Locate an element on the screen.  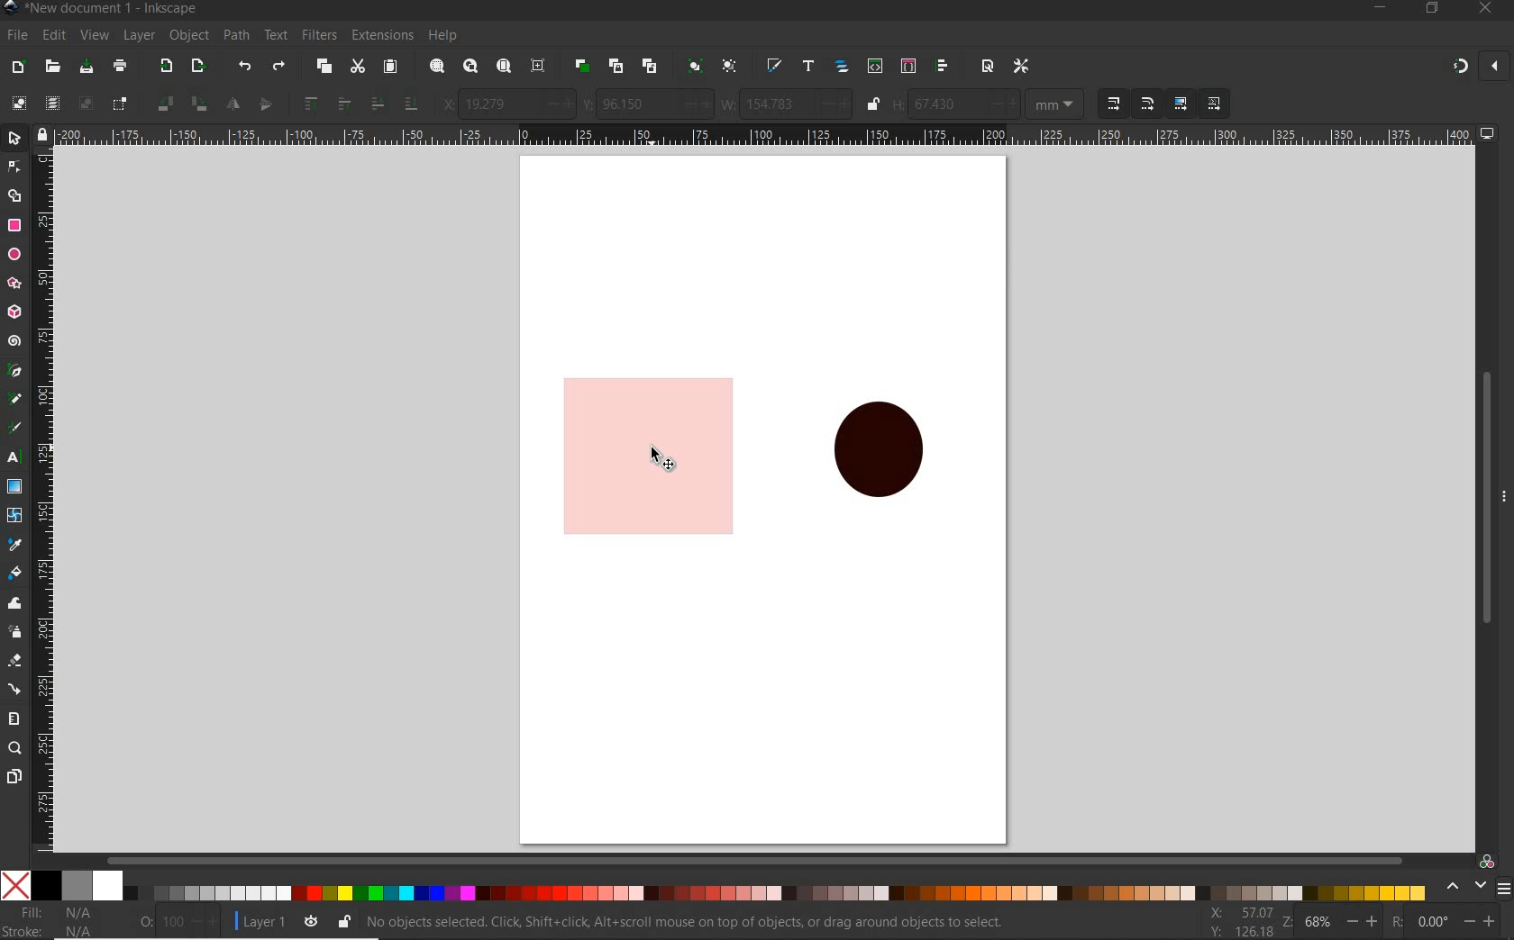
layer 1 is located at coordinates (278, 920).